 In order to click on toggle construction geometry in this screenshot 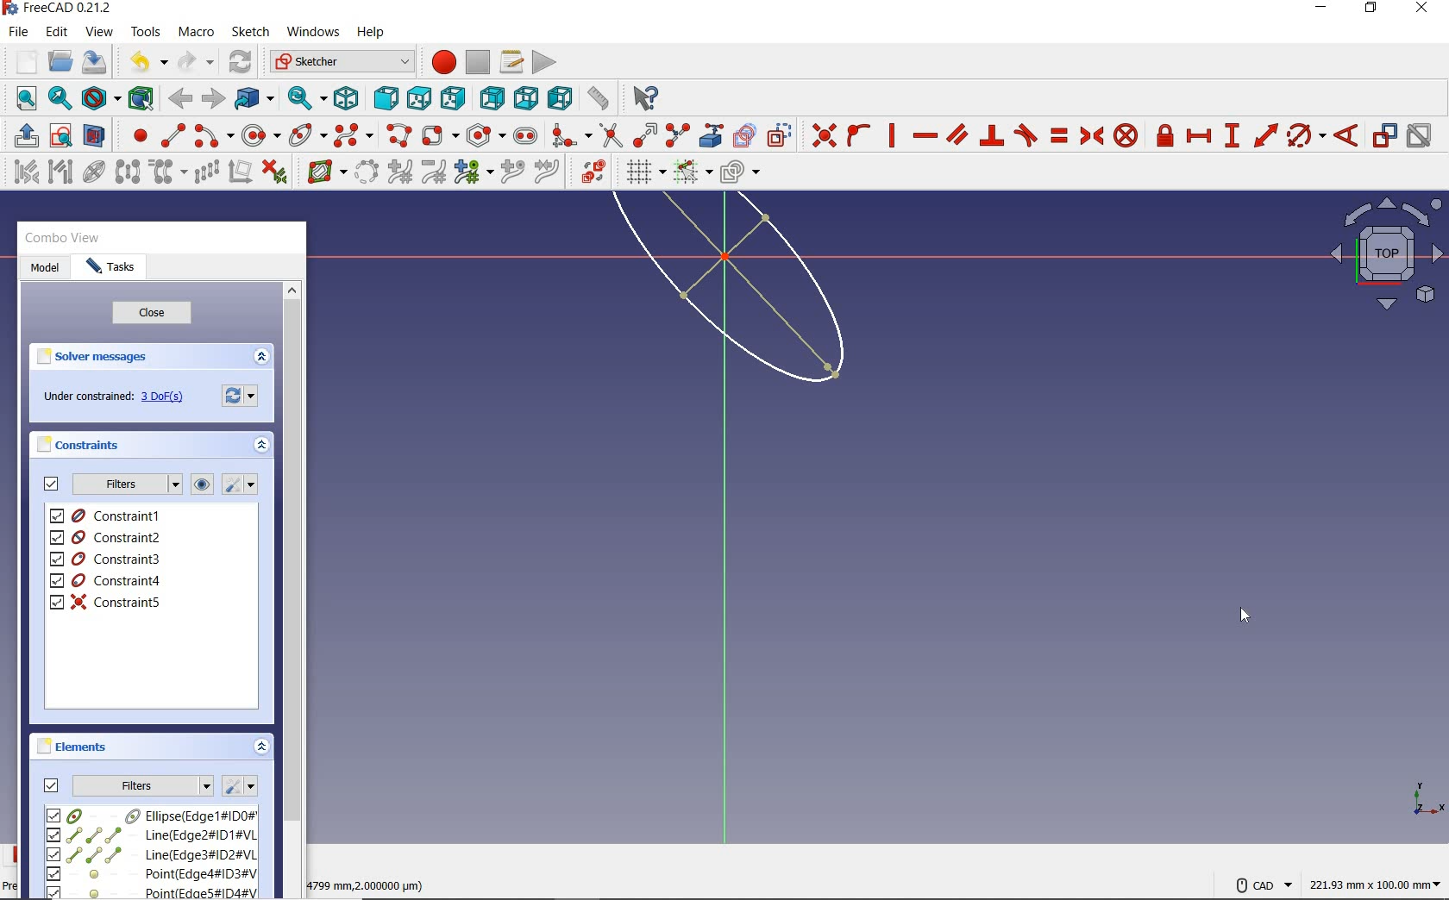, I will do `click(780, 134)`.